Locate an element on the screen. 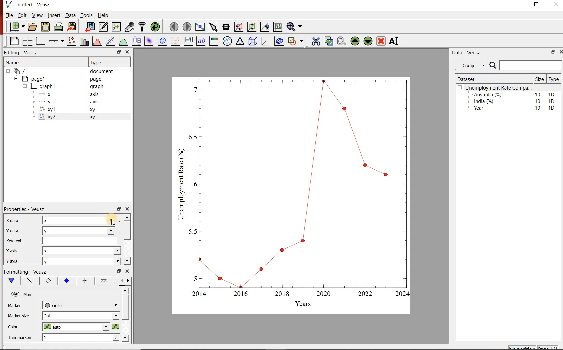  paste the widgets is located at coordinates (342, 41).